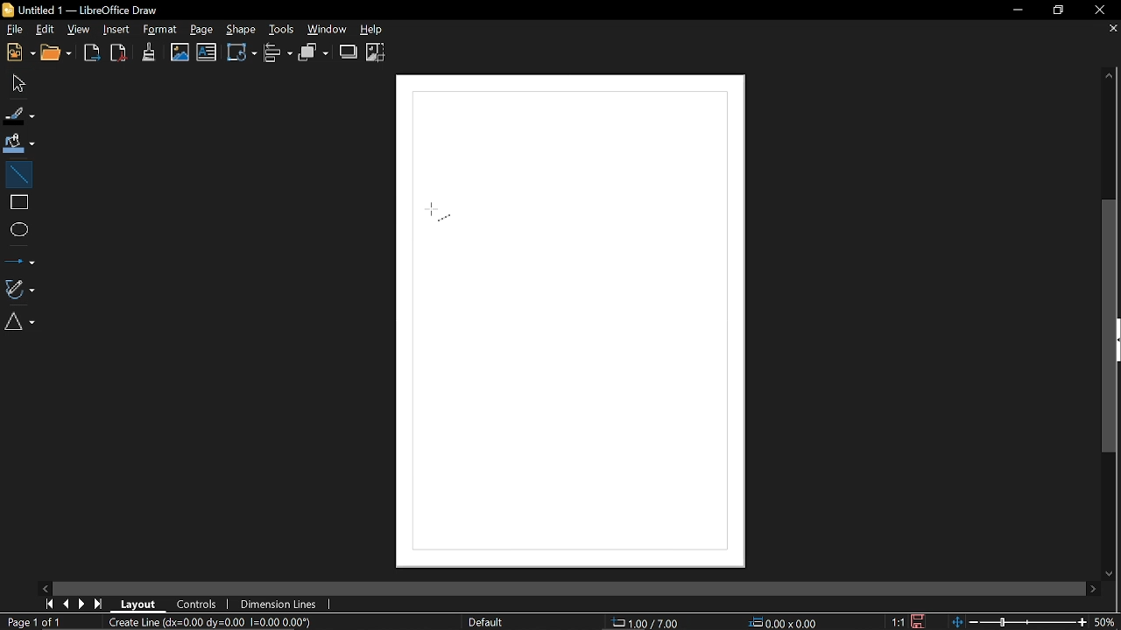  Describe the element at coordinates (180, 52) in the screenshot. I see `Insert image` at that location.